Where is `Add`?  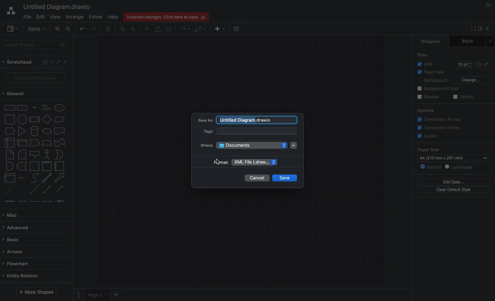 Add is located at coordinates (115, 294).